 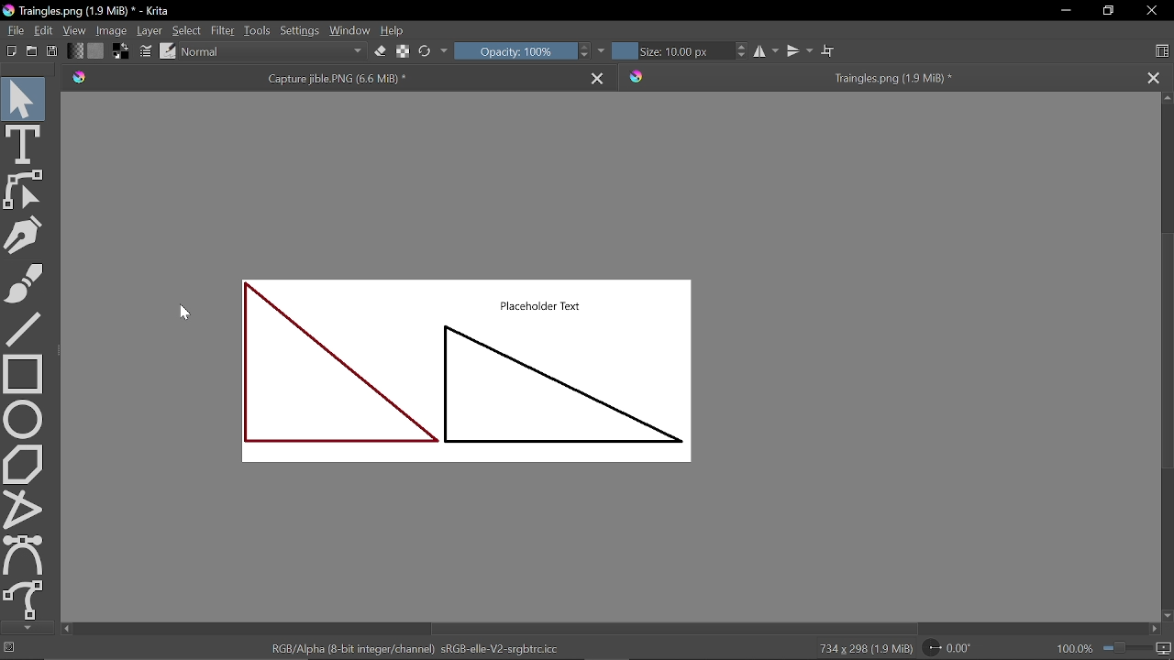 I want to click on Move down tools, so click(x=25, y=627).